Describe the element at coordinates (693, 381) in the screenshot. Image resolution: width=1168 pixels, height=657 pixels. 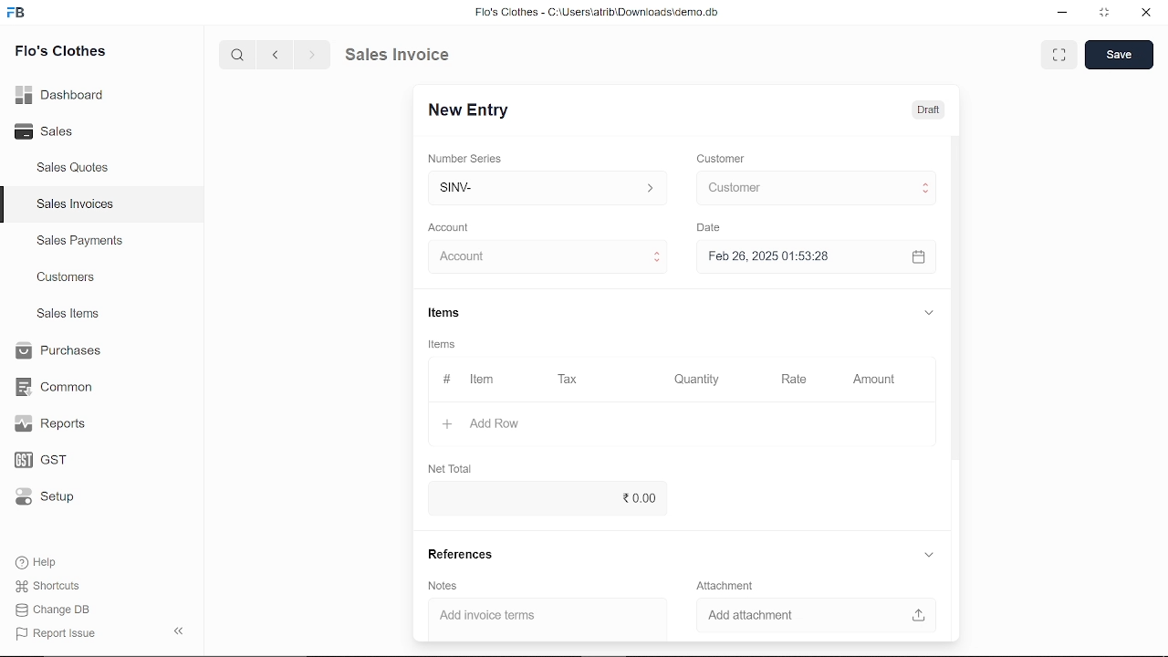
I see `Quantity` at that location.